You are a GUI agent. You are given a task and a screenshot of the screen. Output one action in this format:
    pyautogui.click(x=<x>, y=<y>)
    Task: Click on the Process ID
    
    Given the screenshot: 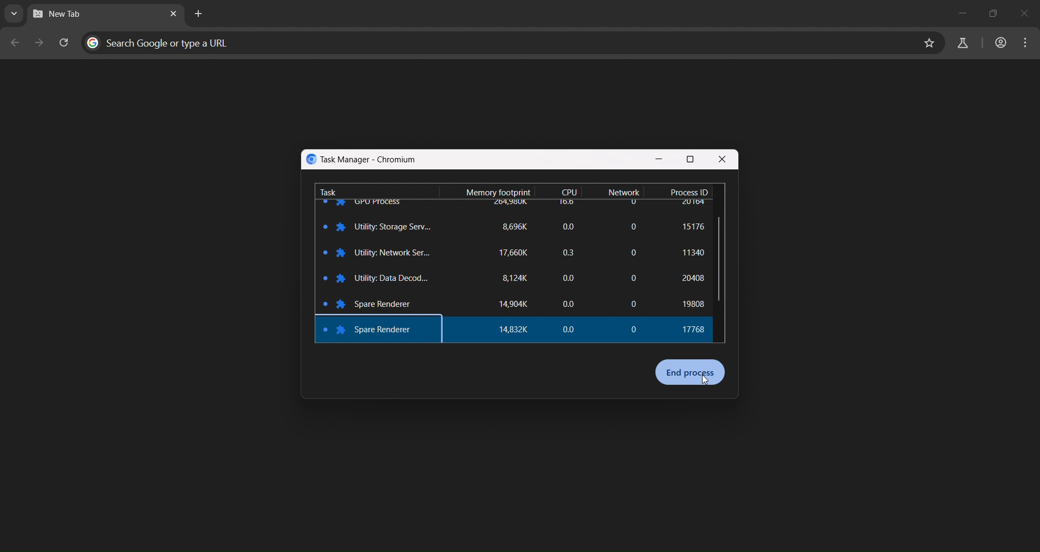 What is the action you would take?
    pyautogui.click(x=688, y=191)
    